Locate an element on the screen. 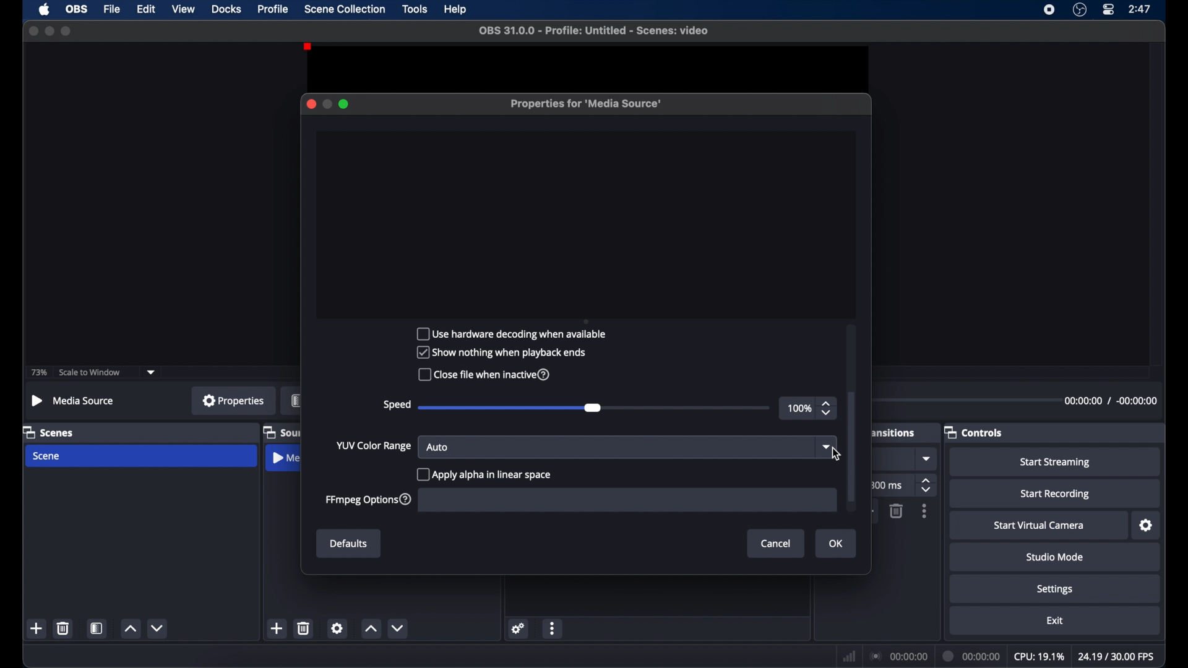 The width and height of the screenshot is (1188, 668). yup color change is located at coordinates (372, 445).